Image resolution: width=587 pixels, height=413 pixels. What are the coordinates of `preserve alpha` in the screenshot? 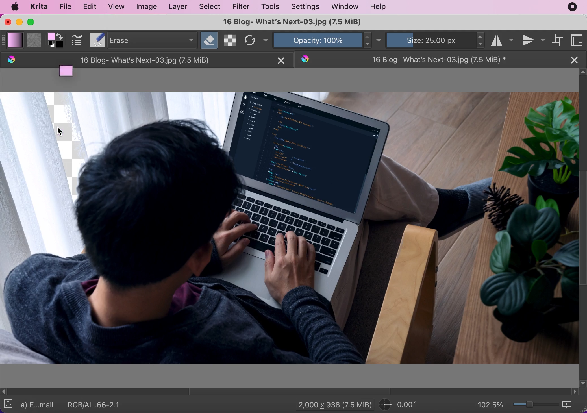 It's located at (229, 40).